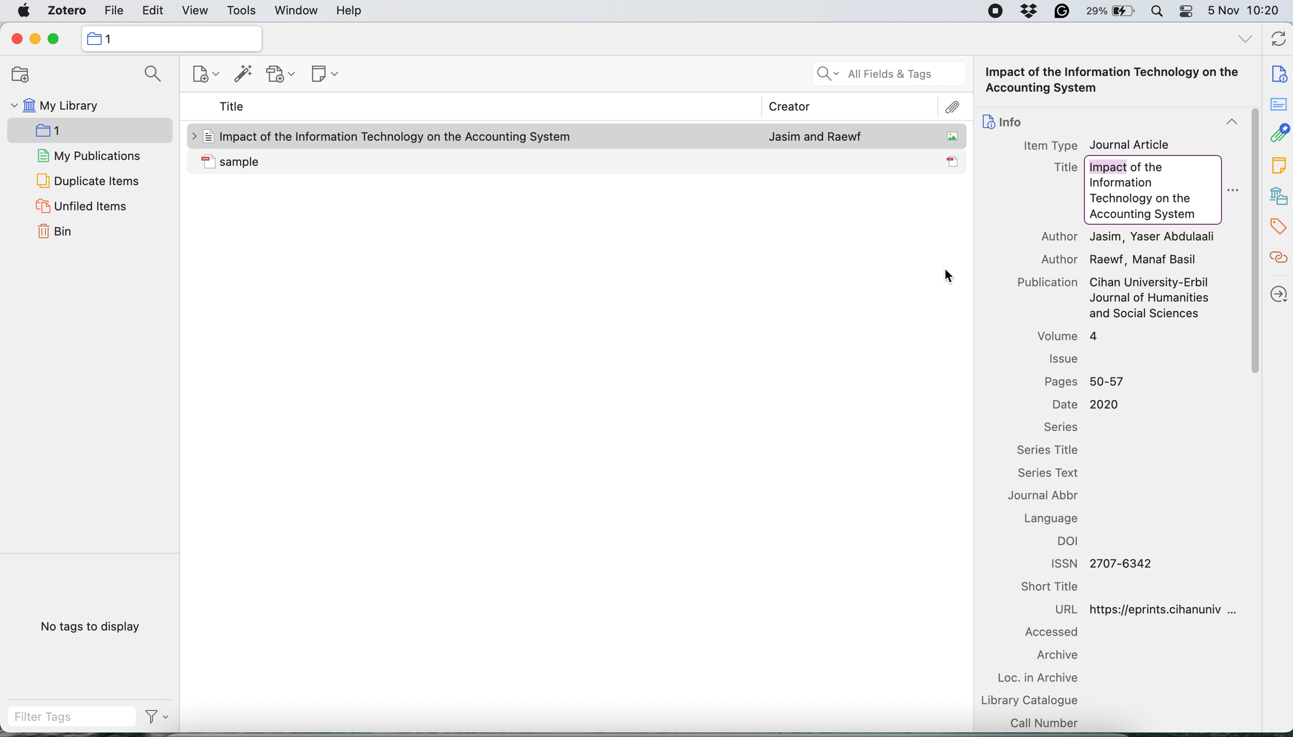  I want to click on add items by identifier, so click(242, 74).